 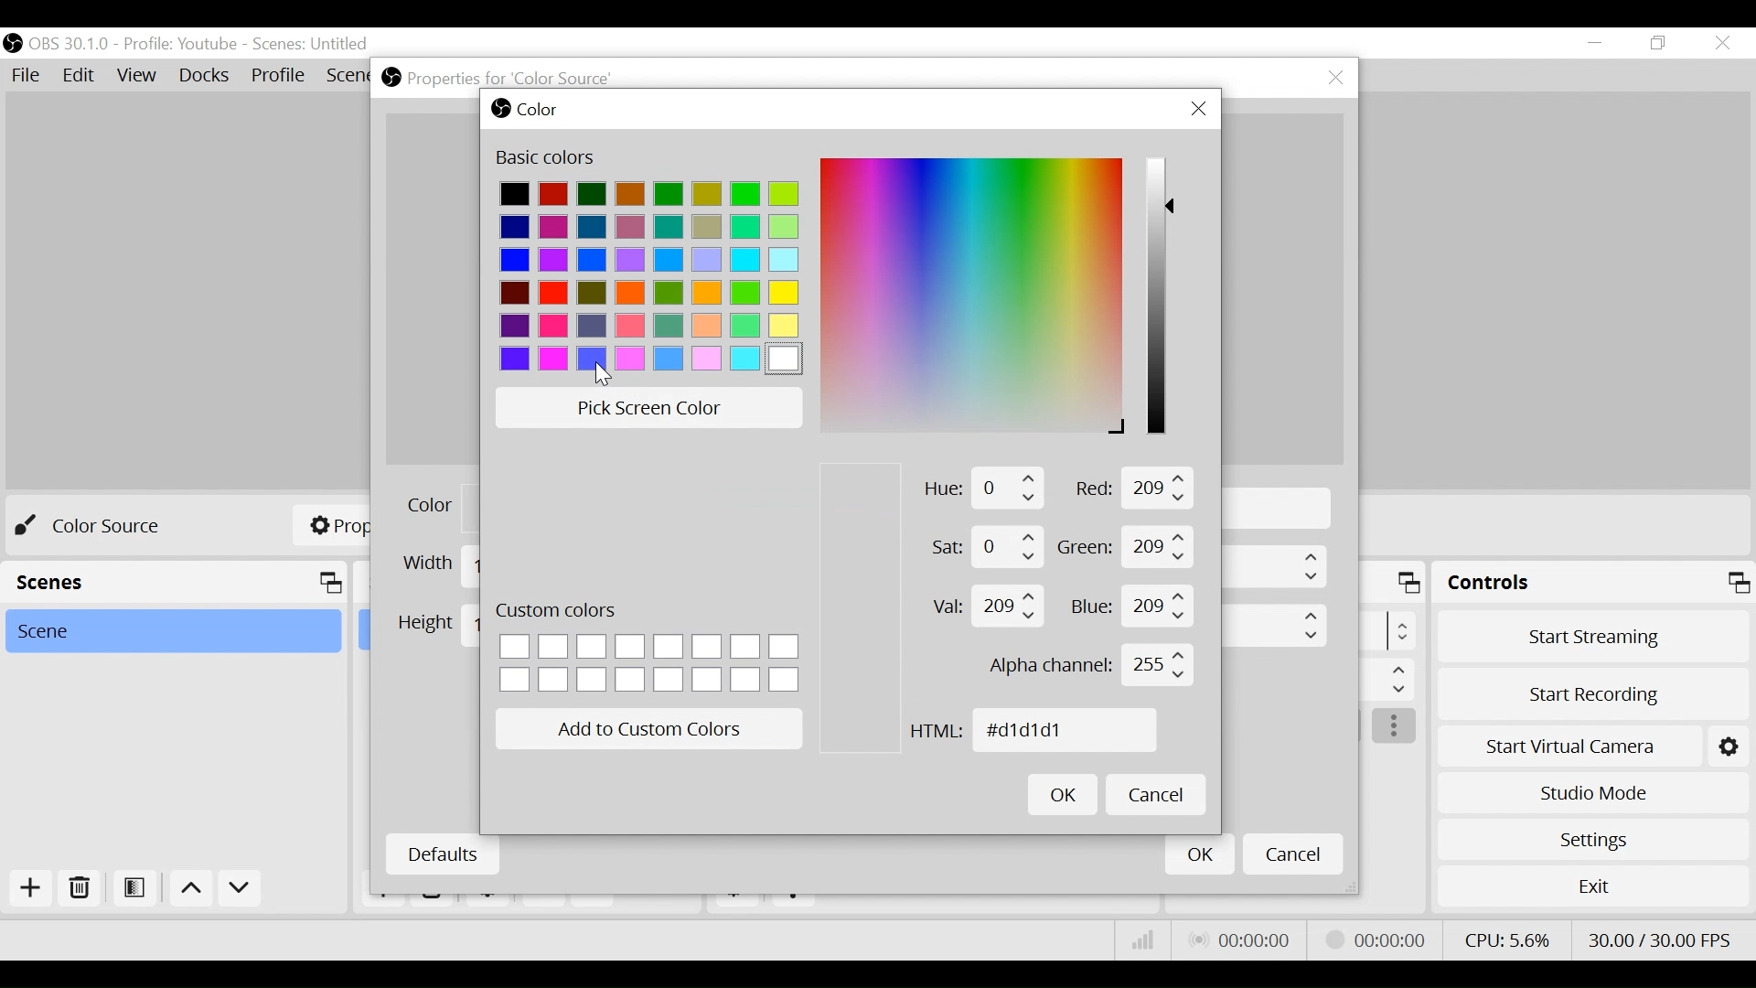 What do you see at coordinates (1660, 937) in the screenshot?
I see `Frame Per Second` at bounding box center [1660, 937].